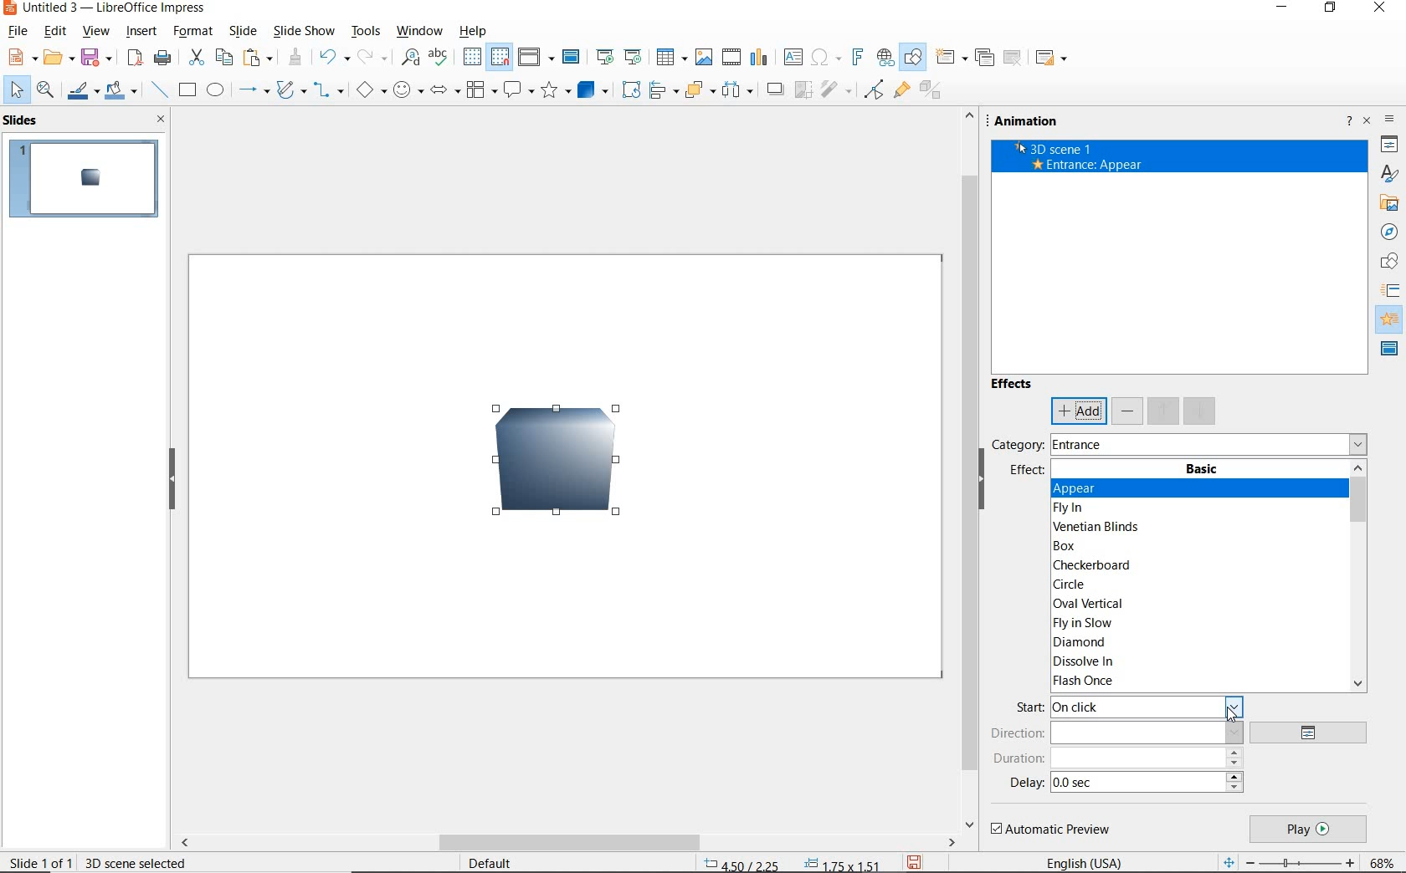 Image resolution: width=1406 pixels, height=873 pixels. Describe the element at coordinates (671, 57) in the screenshot. I see `insert table` at that location.